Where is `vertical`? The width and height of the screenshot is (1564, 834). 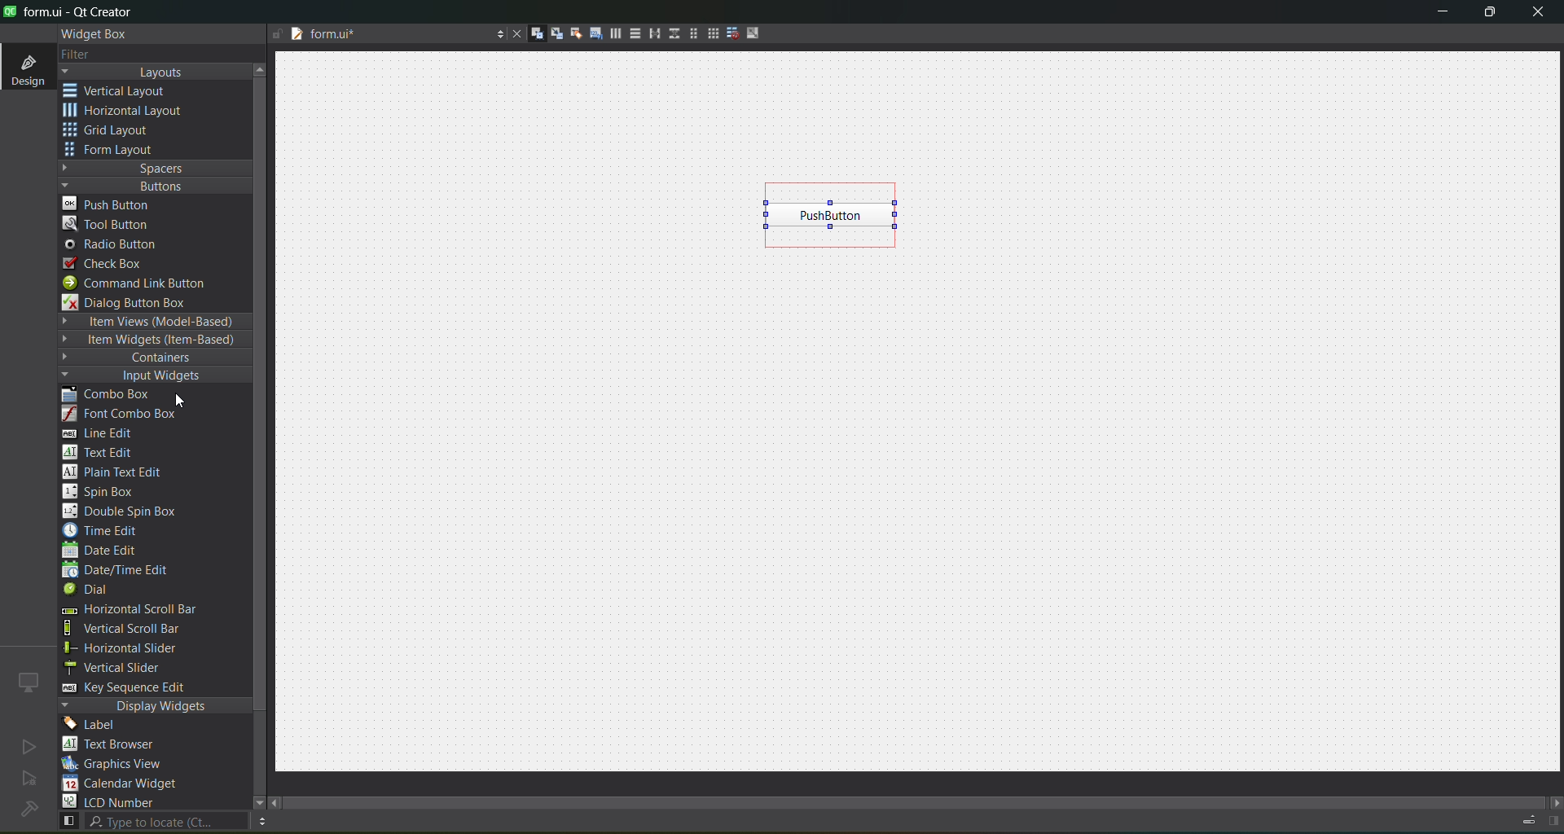 vertical is located at coordinates (126, 91).